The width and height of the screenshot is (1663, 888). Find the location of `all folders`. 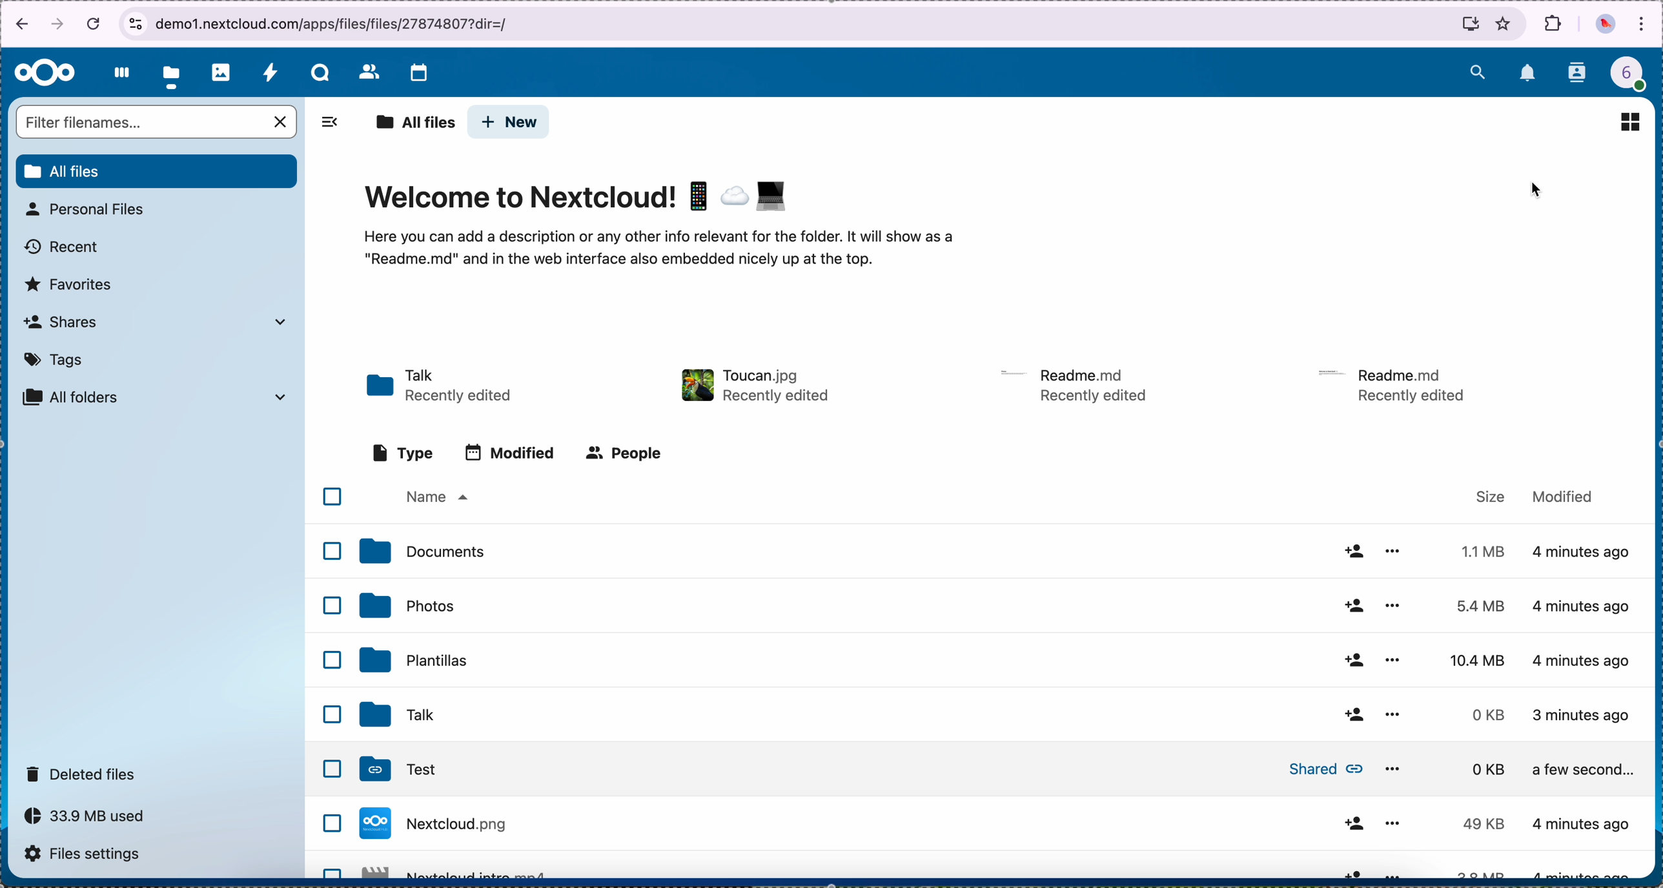

all folders is located at coordinates (156, 397).